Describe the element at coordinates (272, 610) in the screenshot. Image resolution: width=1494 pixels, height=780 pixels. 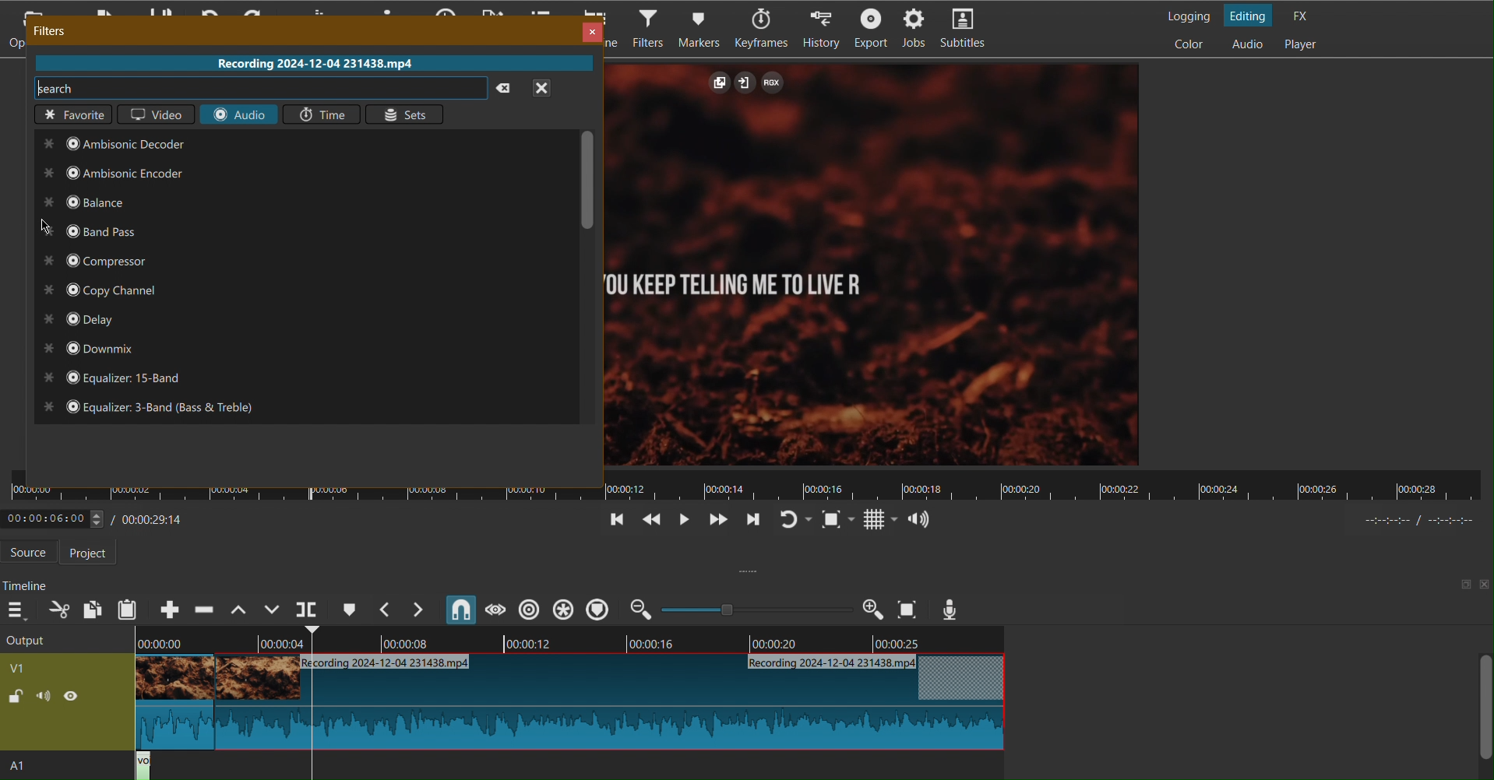
I see `Overwrite` at that location.